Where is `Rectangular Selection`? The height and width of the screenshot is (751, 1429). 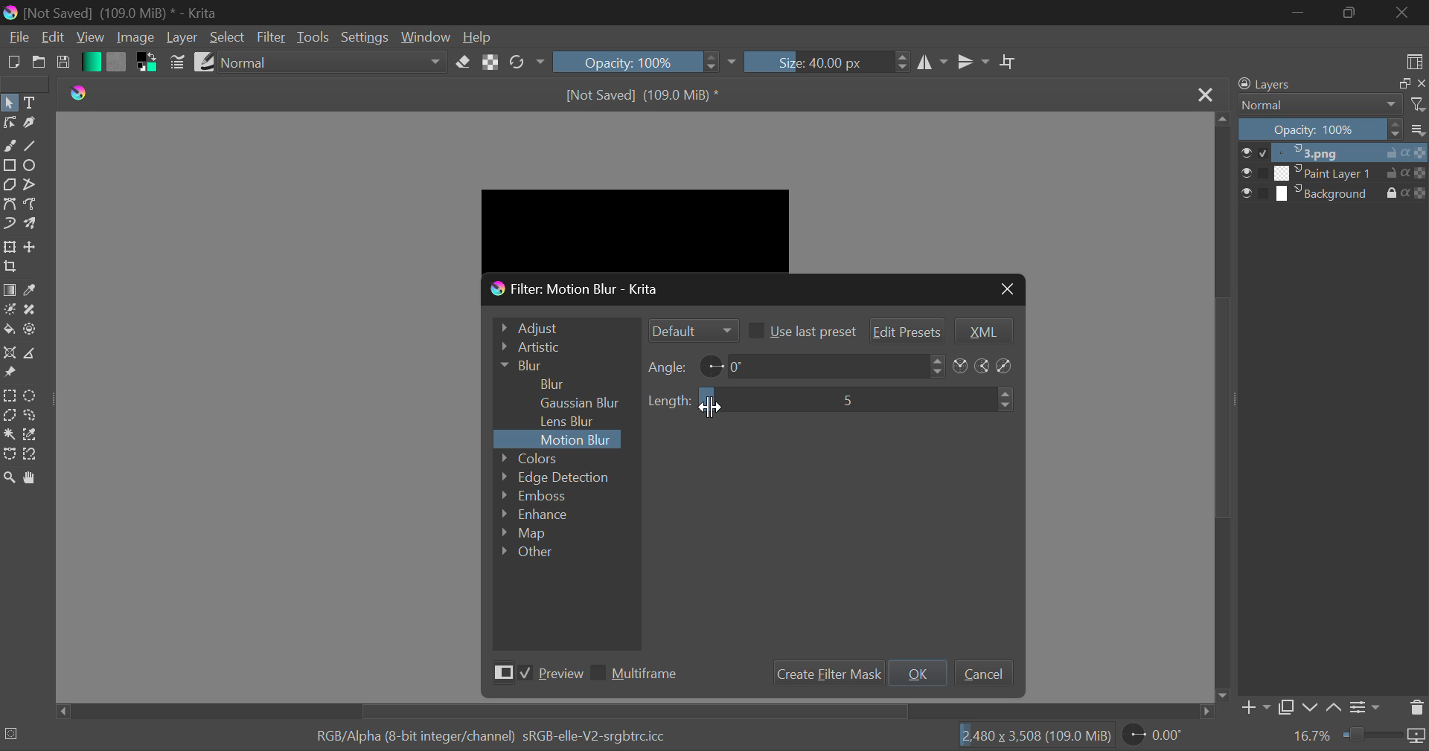 Rectangular Selection is located at coordinates (9, 396).